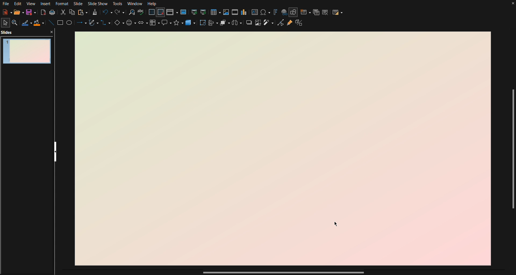  I want to click on Format, so click(63, 3).